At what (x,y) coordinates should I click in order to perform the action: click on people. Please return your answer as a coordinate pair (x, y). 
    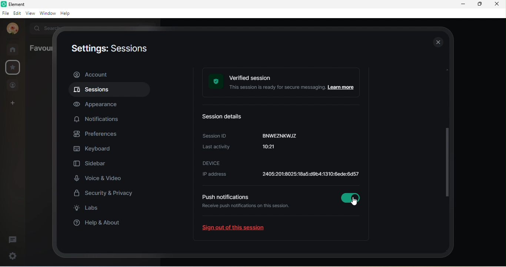
    Looking at the image, I should click on (13, 86).